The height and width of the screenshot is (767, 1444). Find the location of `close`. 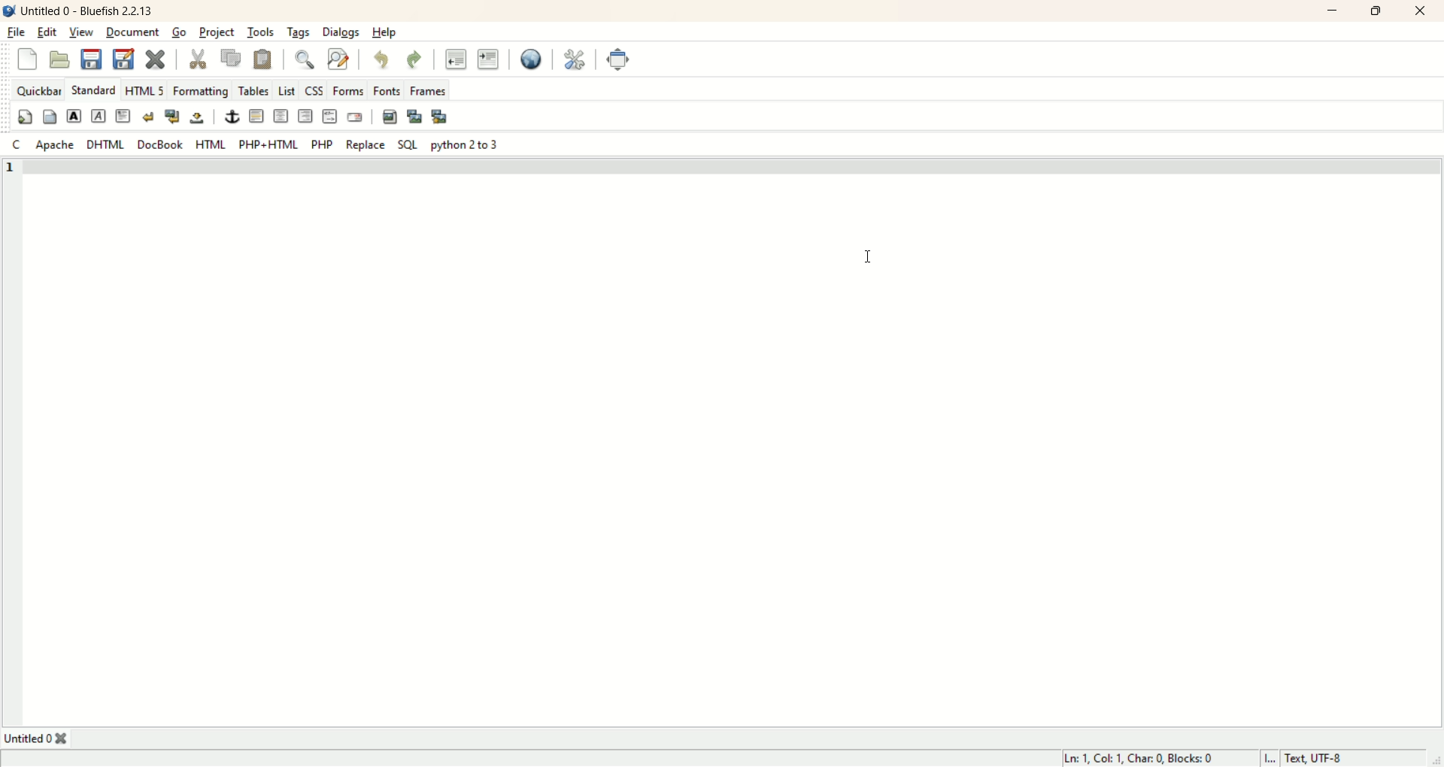

close is located at coordinates (1422, 11).